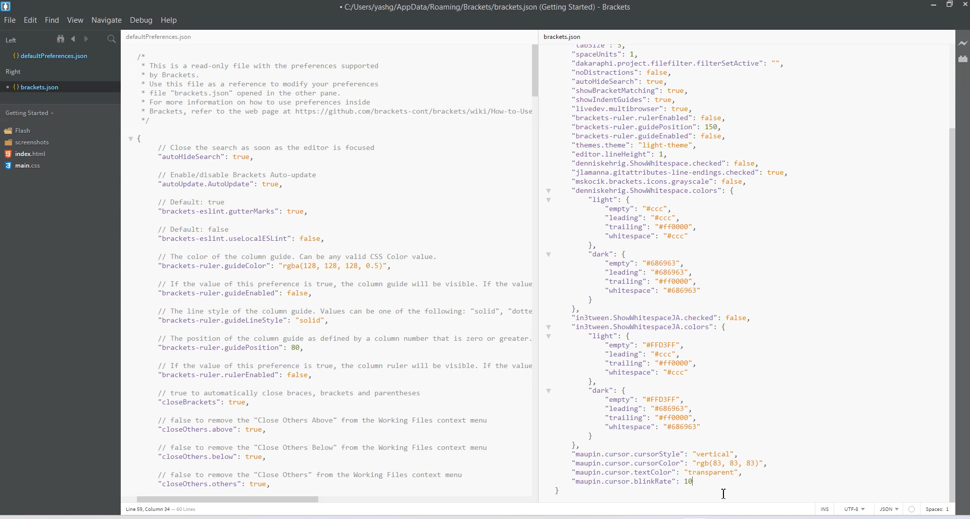 Image resolution: width=970 pixels, height=519 pixels. I want to click on Left, so click(11, 40).